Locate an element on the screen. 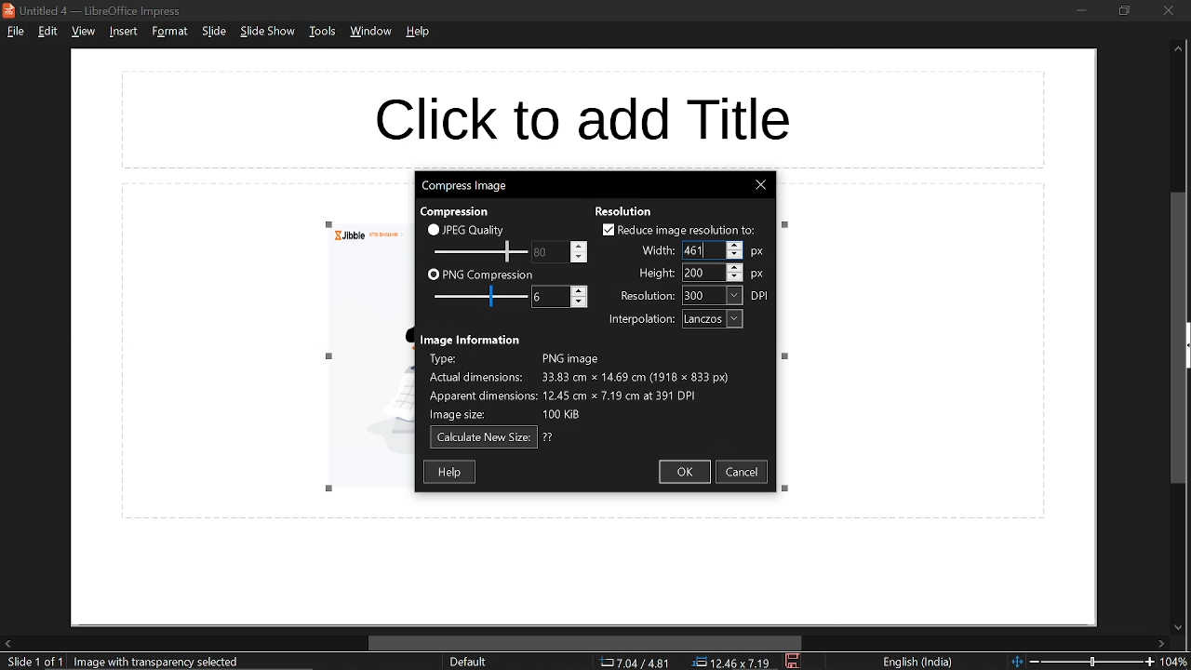 The image size is (1191, 670). current window is located at coordinates (465, 186).